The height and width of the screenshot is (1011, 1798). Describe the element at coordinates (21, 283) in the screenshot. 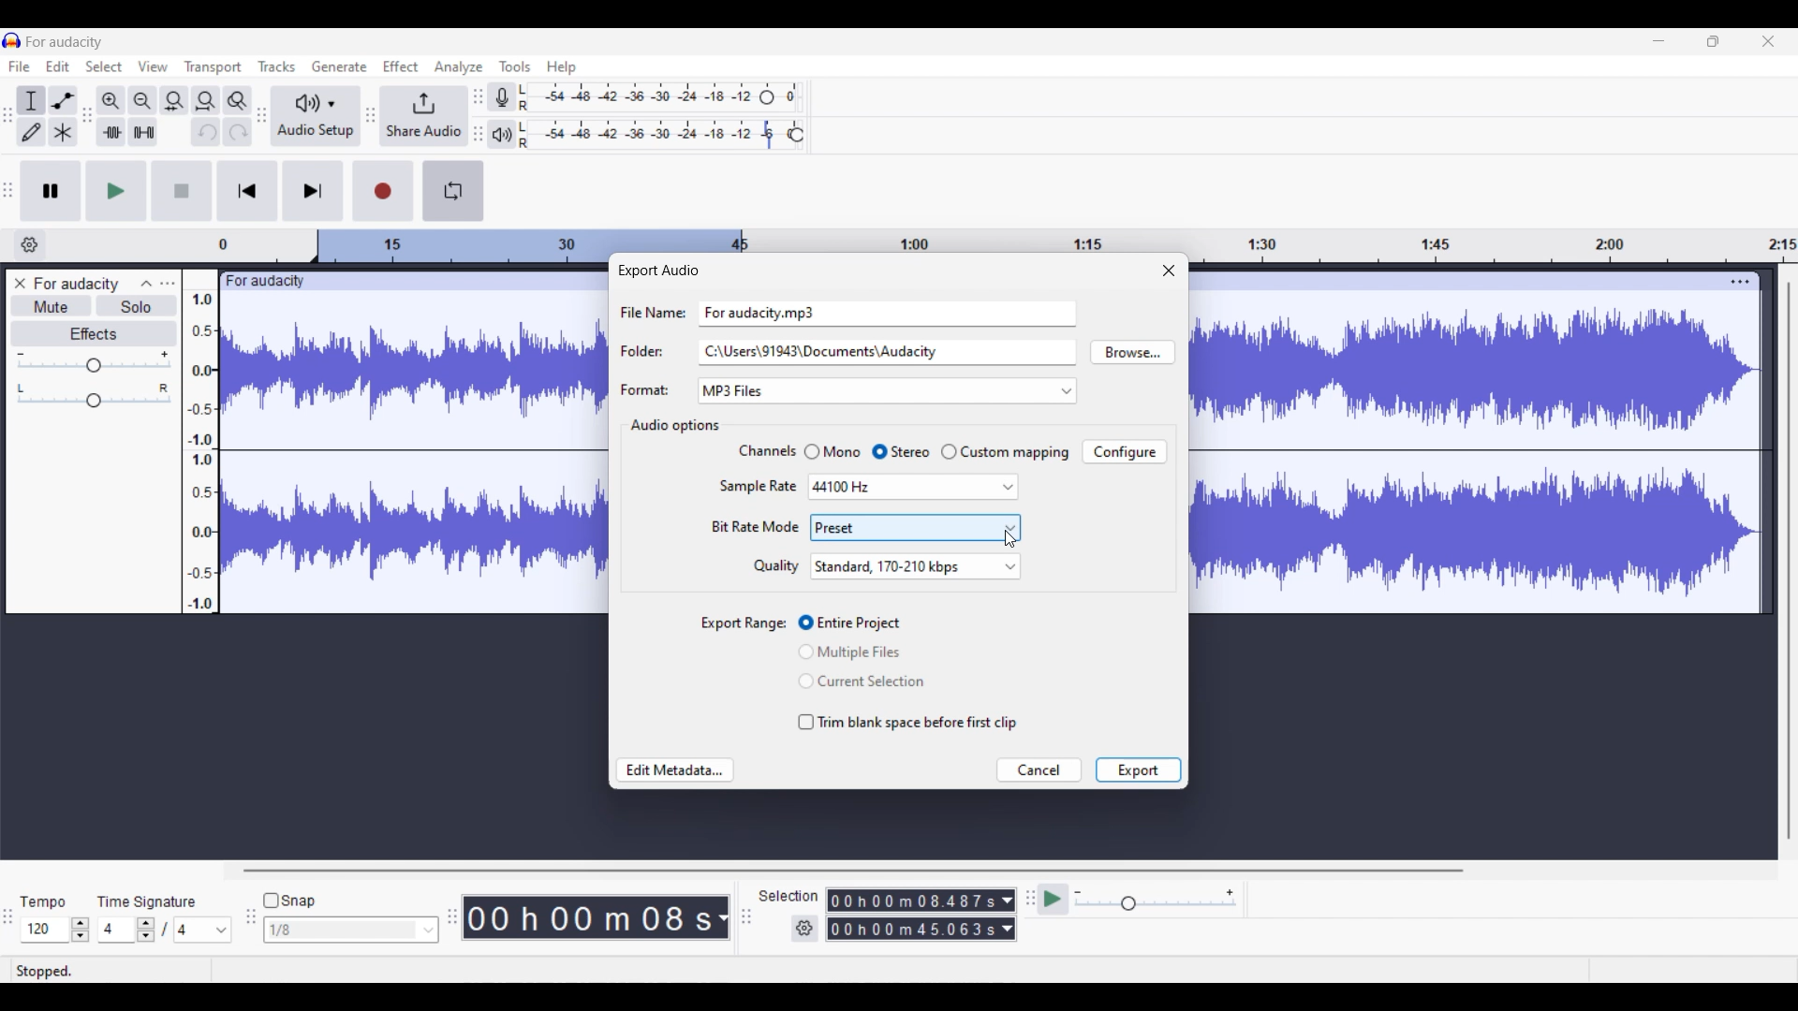

I see `Close track` at that location.